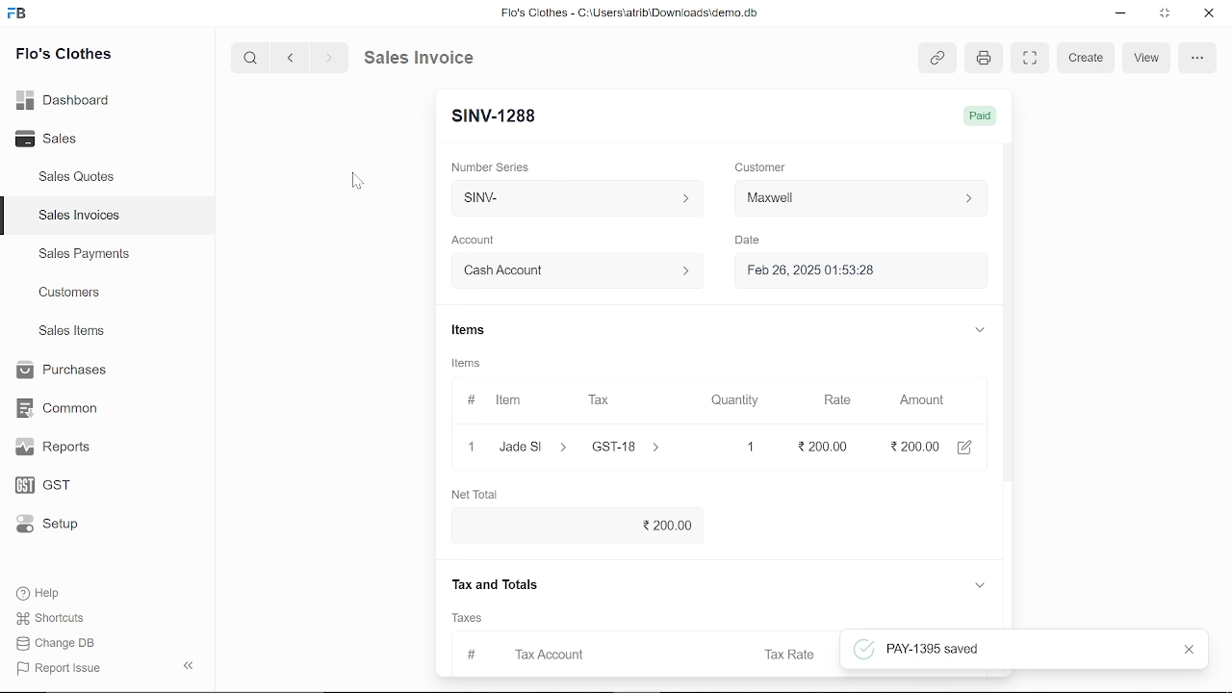  I want to click on vertical scrollbar, so click(1011, 342).